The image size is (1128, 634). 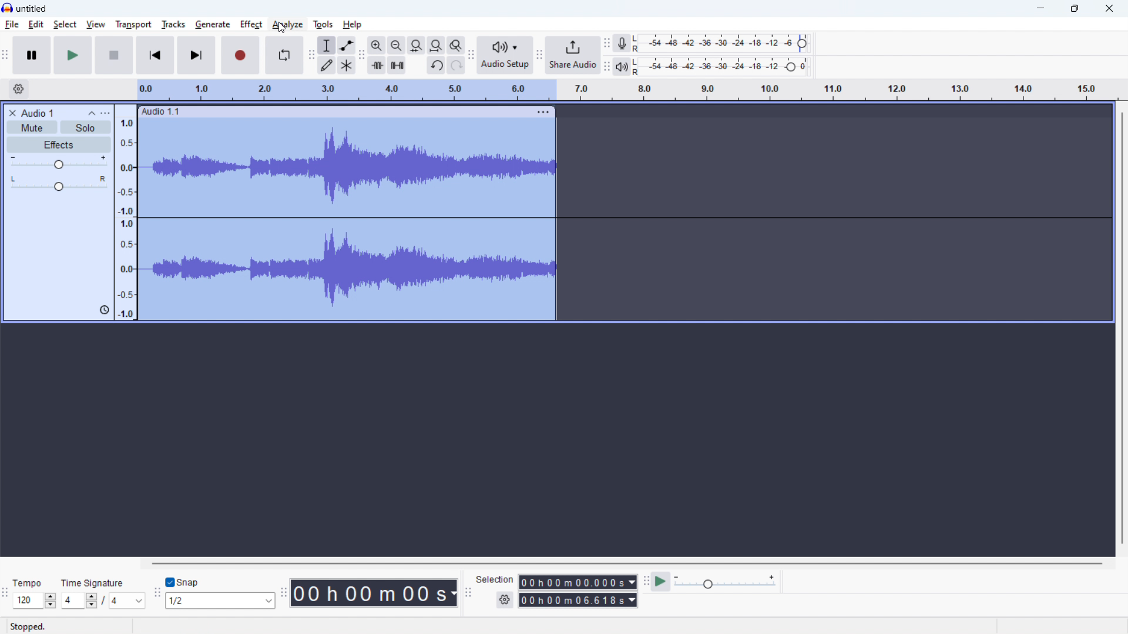 What do you see at coordinates (59, 162) in the screenshot?
I see `gain` at bounding box center [59, 162].